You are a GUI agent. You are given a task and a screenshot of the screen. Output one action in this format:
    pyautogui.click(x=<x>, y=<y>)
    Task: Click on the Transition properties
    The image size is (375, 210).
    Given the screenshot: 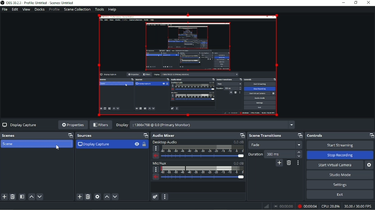 What is the action you would take?
    pyautogui.click(x=298, y=163)
    